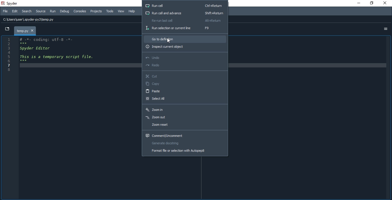 The height and width of the screenshot is (200, 392). Describe the element at coordinates (31, 20) in the screenshot. I see `C:\Users\user\, spyder py3\temp.py` at that location.